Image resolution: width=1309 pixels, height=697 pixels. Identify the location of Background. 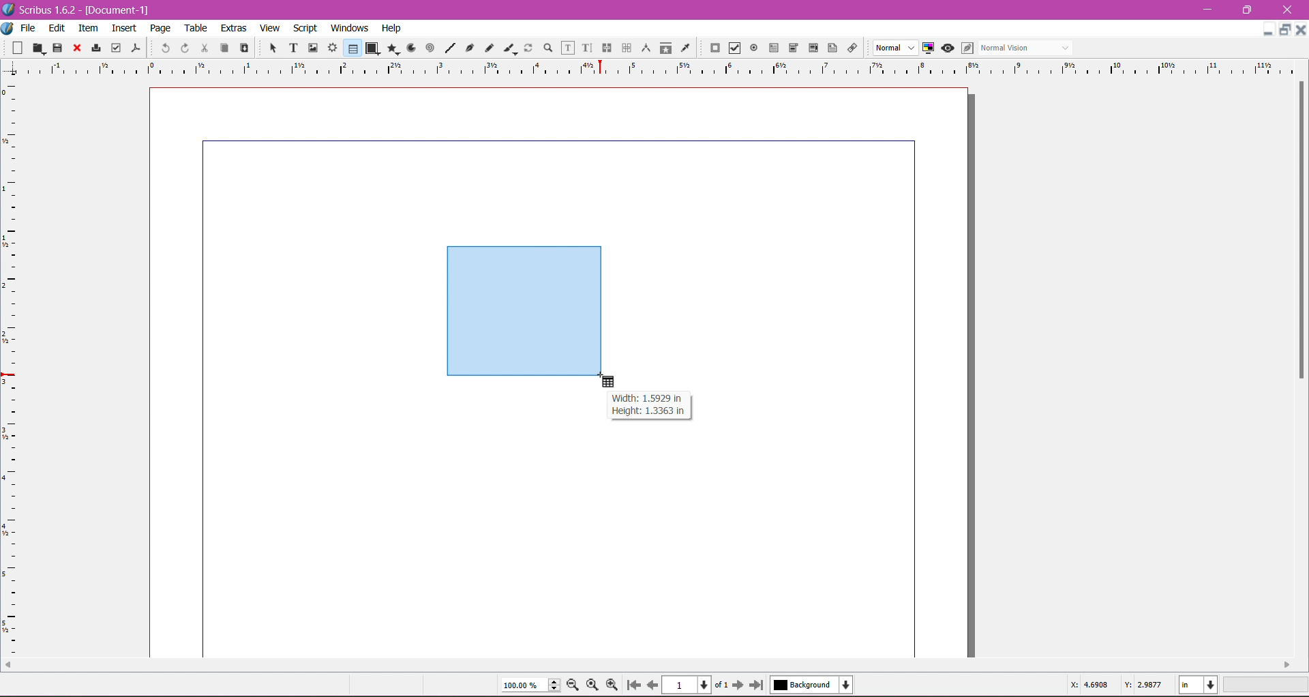
(815, 685).